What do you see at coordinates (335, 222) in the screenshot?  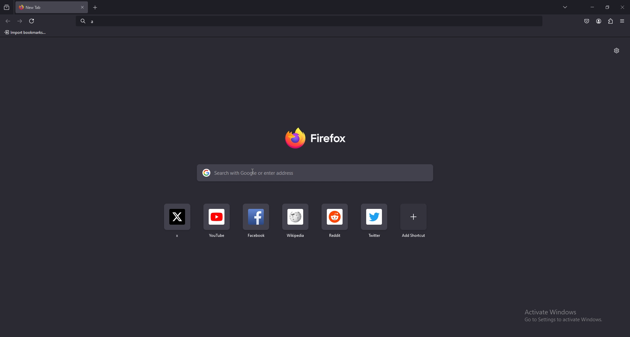 I see `reddit` at bounding box center [335, 222].